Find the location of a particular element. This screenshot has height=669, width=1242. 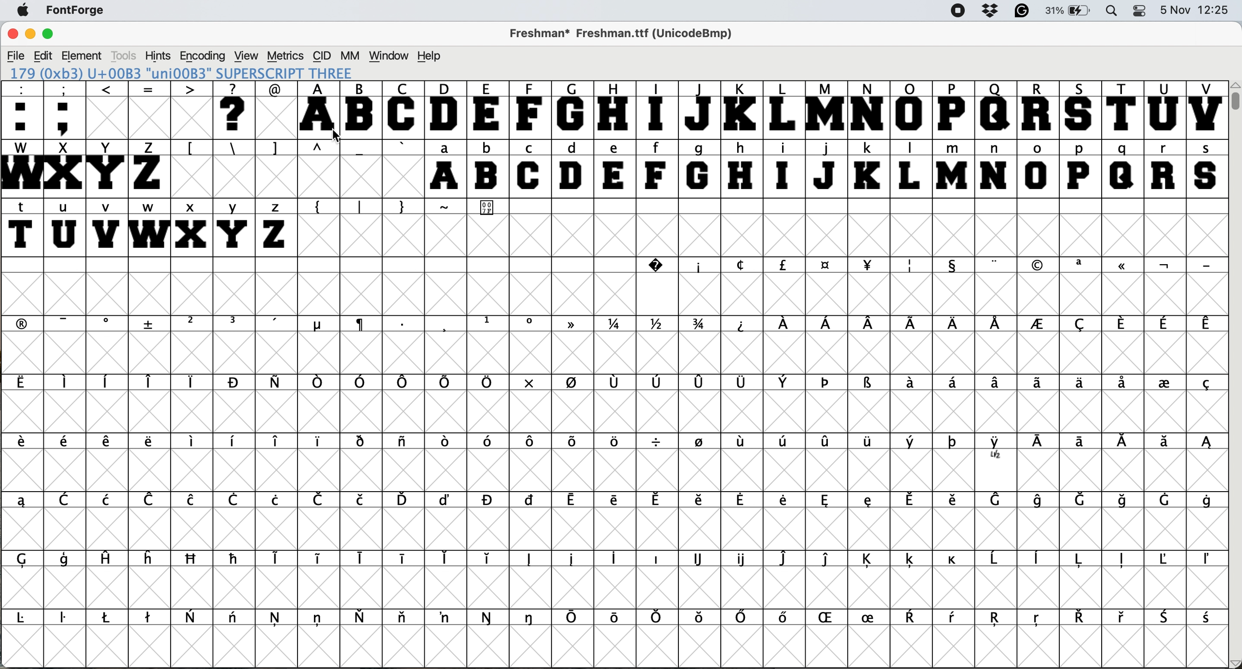

symbol is located at coordinates (912, 500).